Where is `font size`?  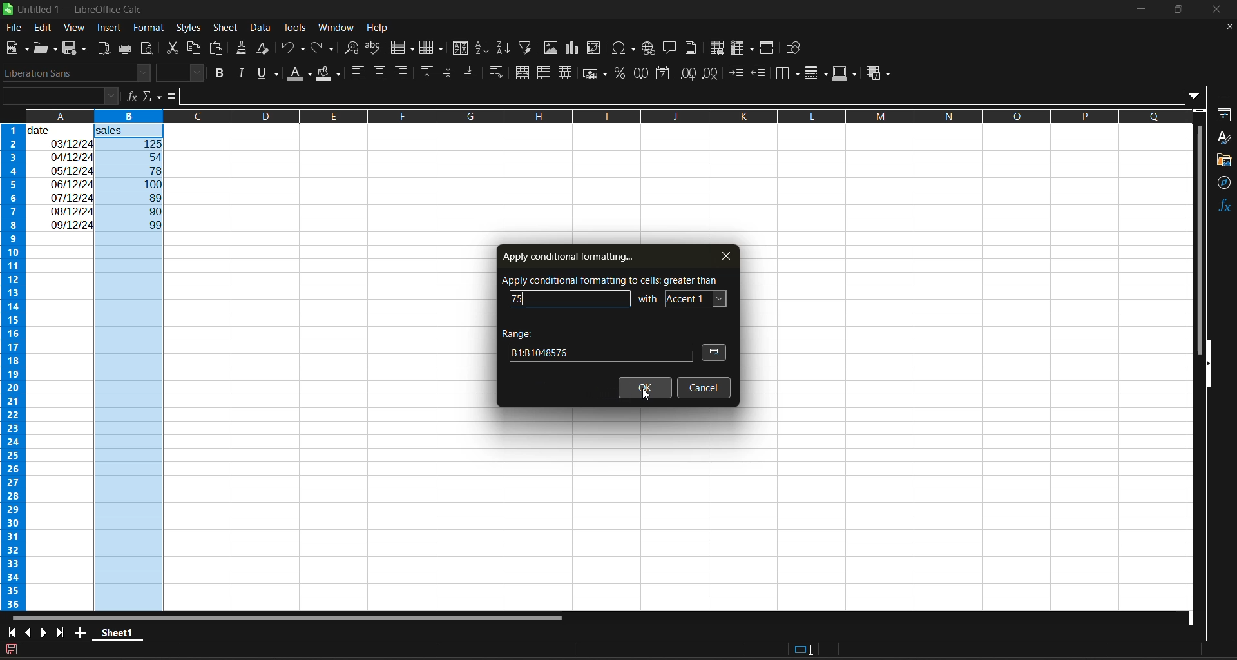 font size is located at coordinates (180, 73).